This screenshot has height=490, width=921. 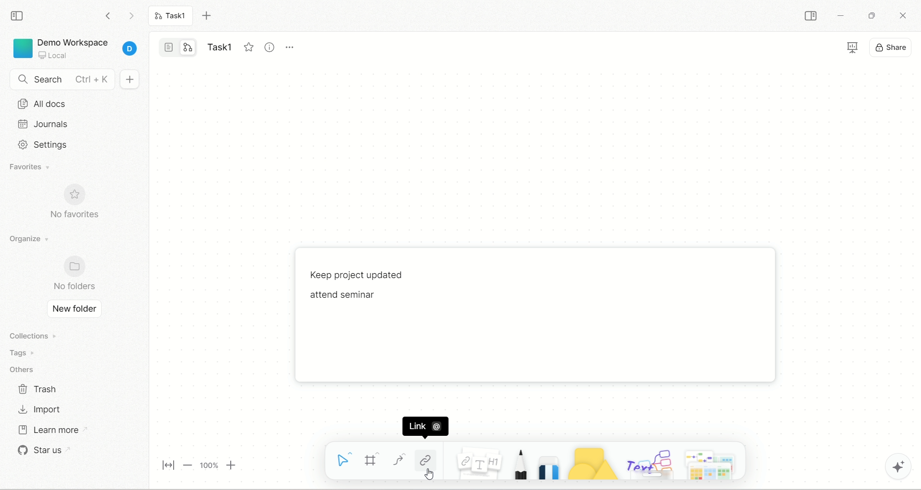 What do you see at coordinates (50, 453) in the screenshot?
I see `star us` at bounding box center [50, 453].